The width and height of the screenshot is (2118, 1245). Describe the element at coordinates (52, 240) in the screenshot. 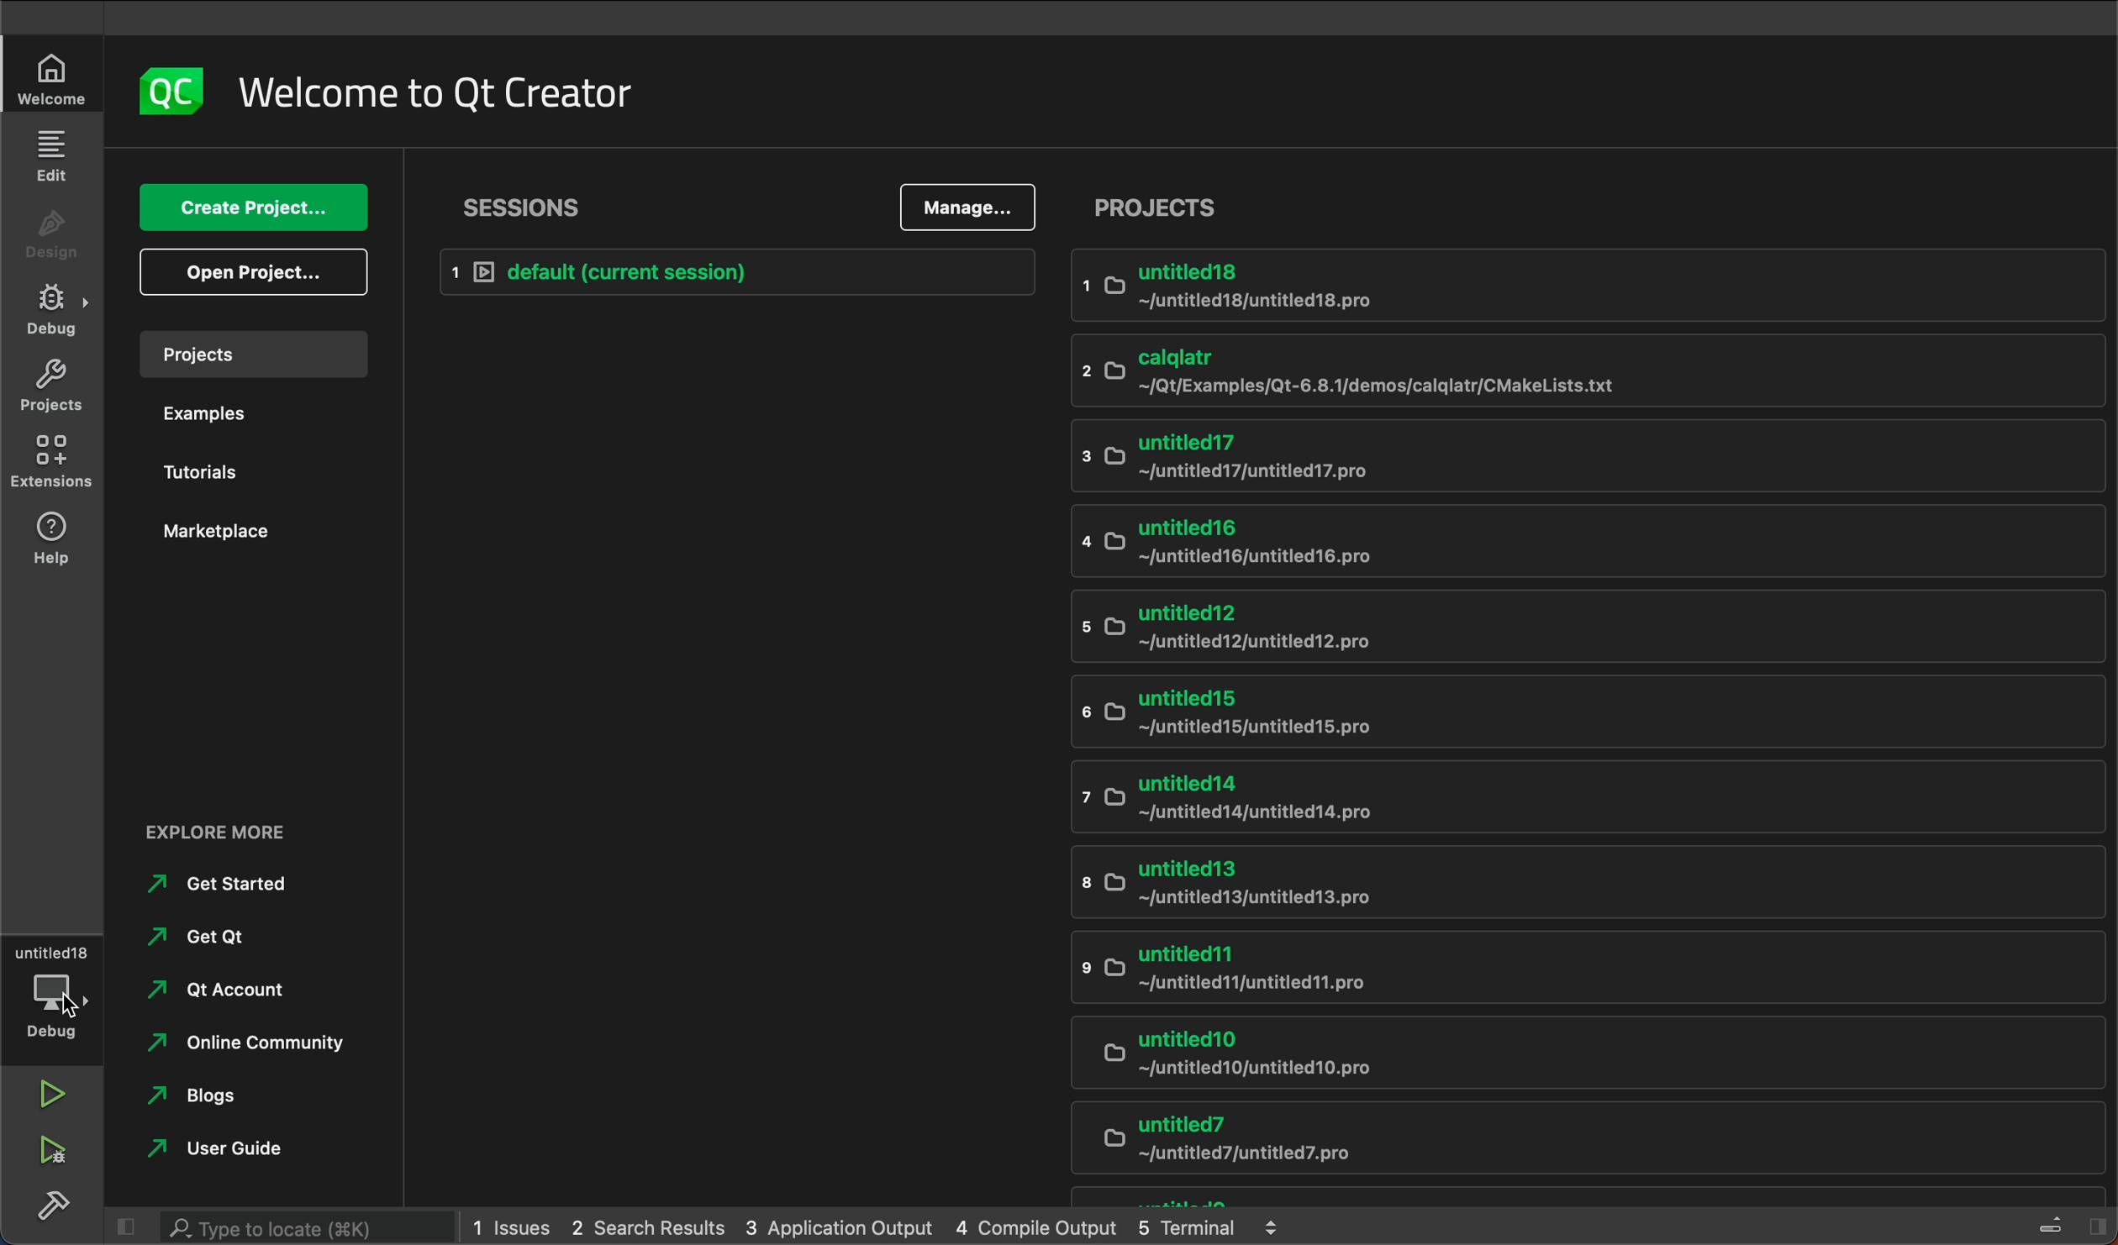

I see `design` at that location.